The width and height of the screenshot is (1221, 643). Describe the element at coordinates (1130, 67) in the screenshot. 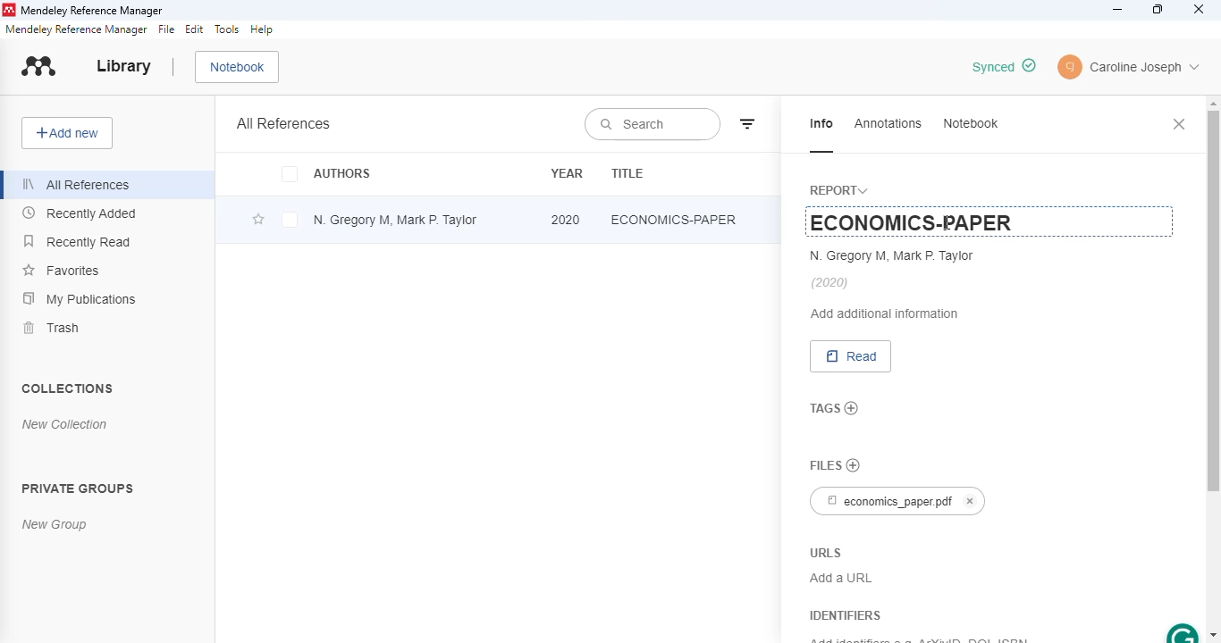

I see `profile` at that location.